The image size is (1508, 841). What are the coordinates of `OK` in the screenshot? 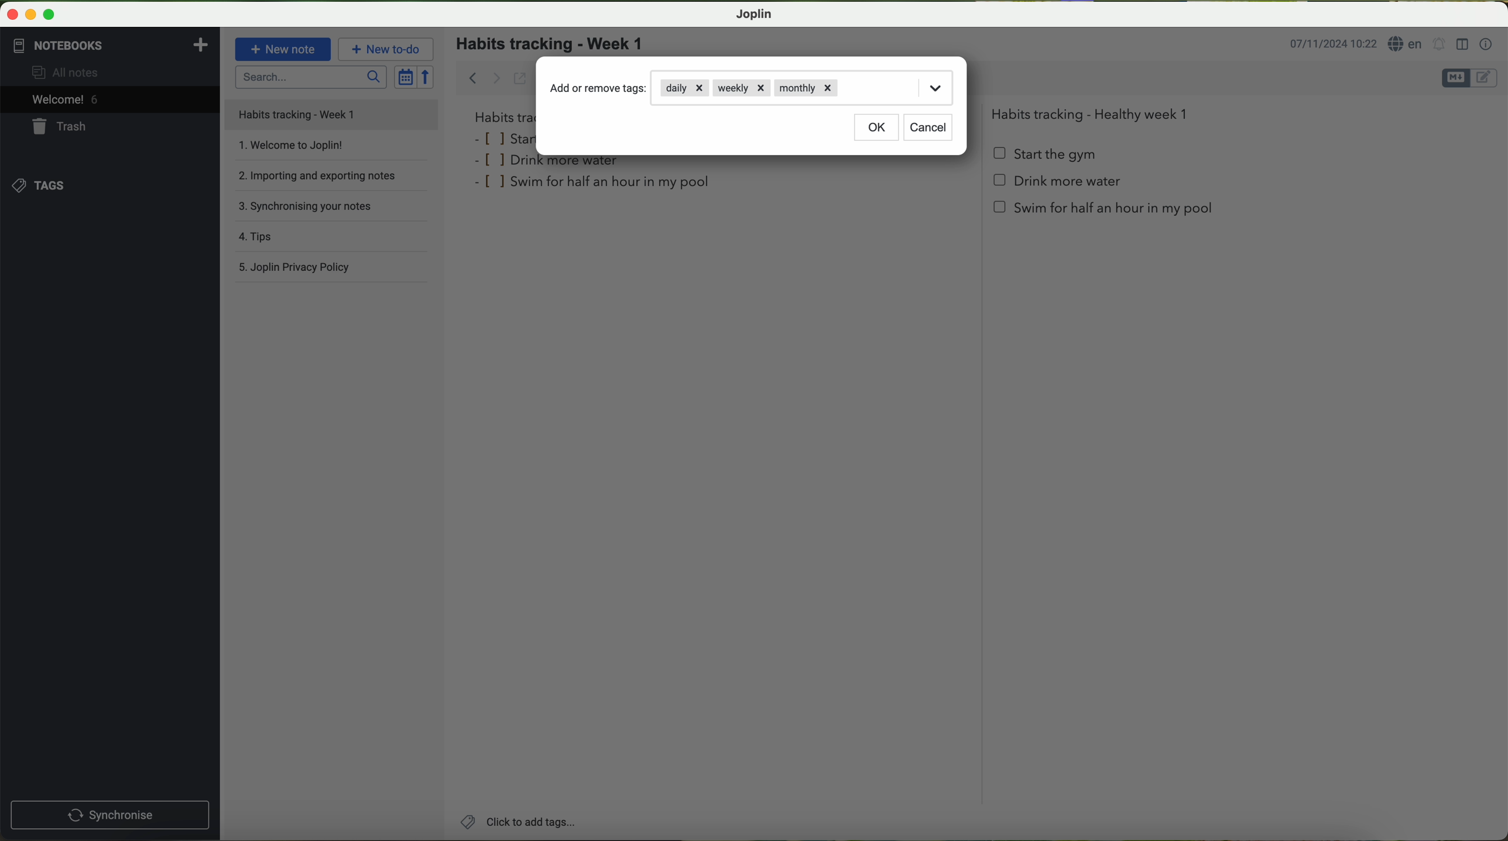 It's located at (878, 129).